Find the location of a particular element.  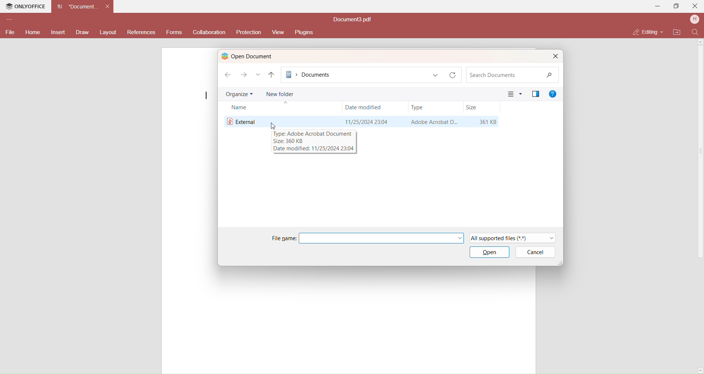

Date Modified is located at coordinates (364, 107).